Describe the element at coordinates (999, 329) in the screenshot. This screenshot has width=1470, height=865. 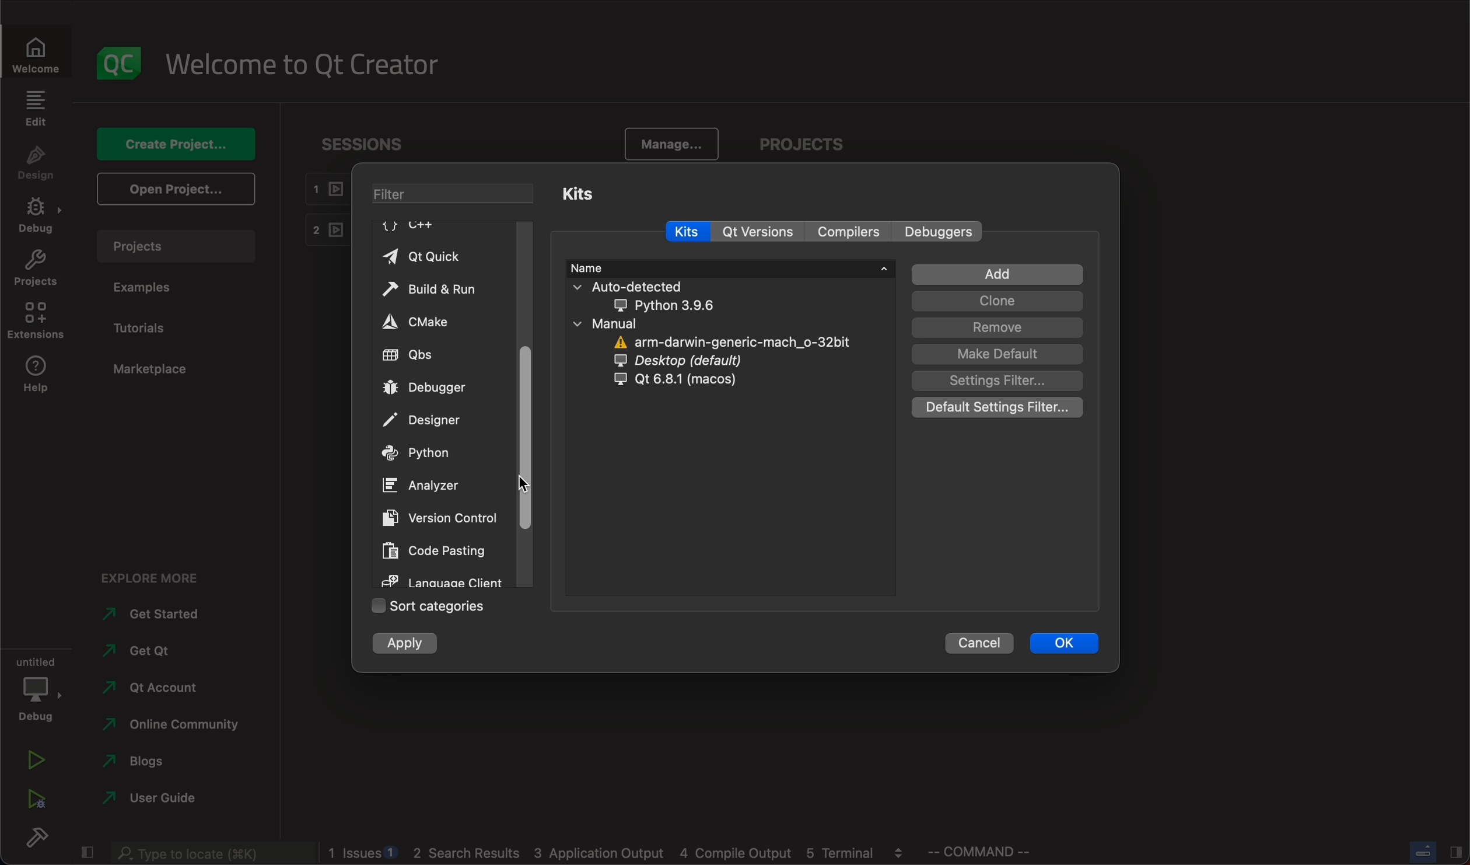
I see `remove` at that location.